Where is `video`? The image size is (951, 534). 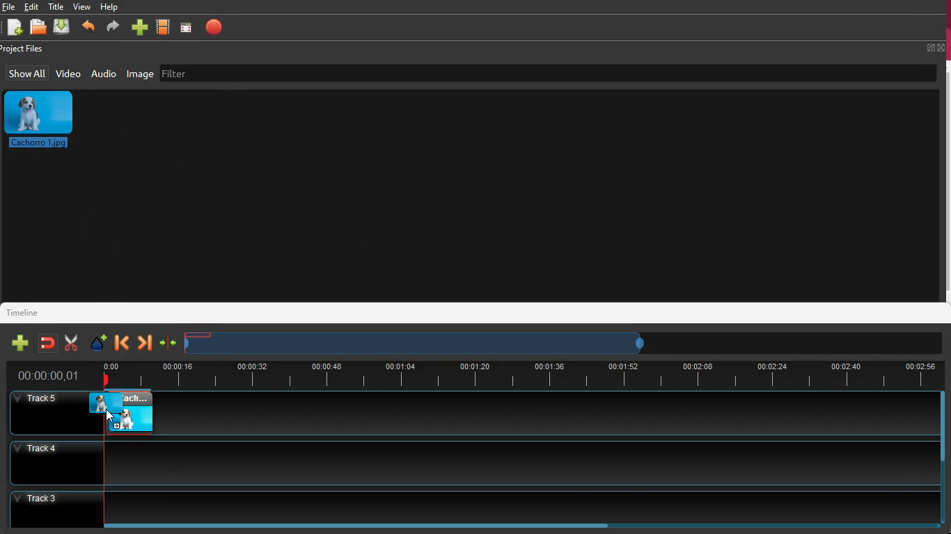
video is located at coordinates (69, 73).